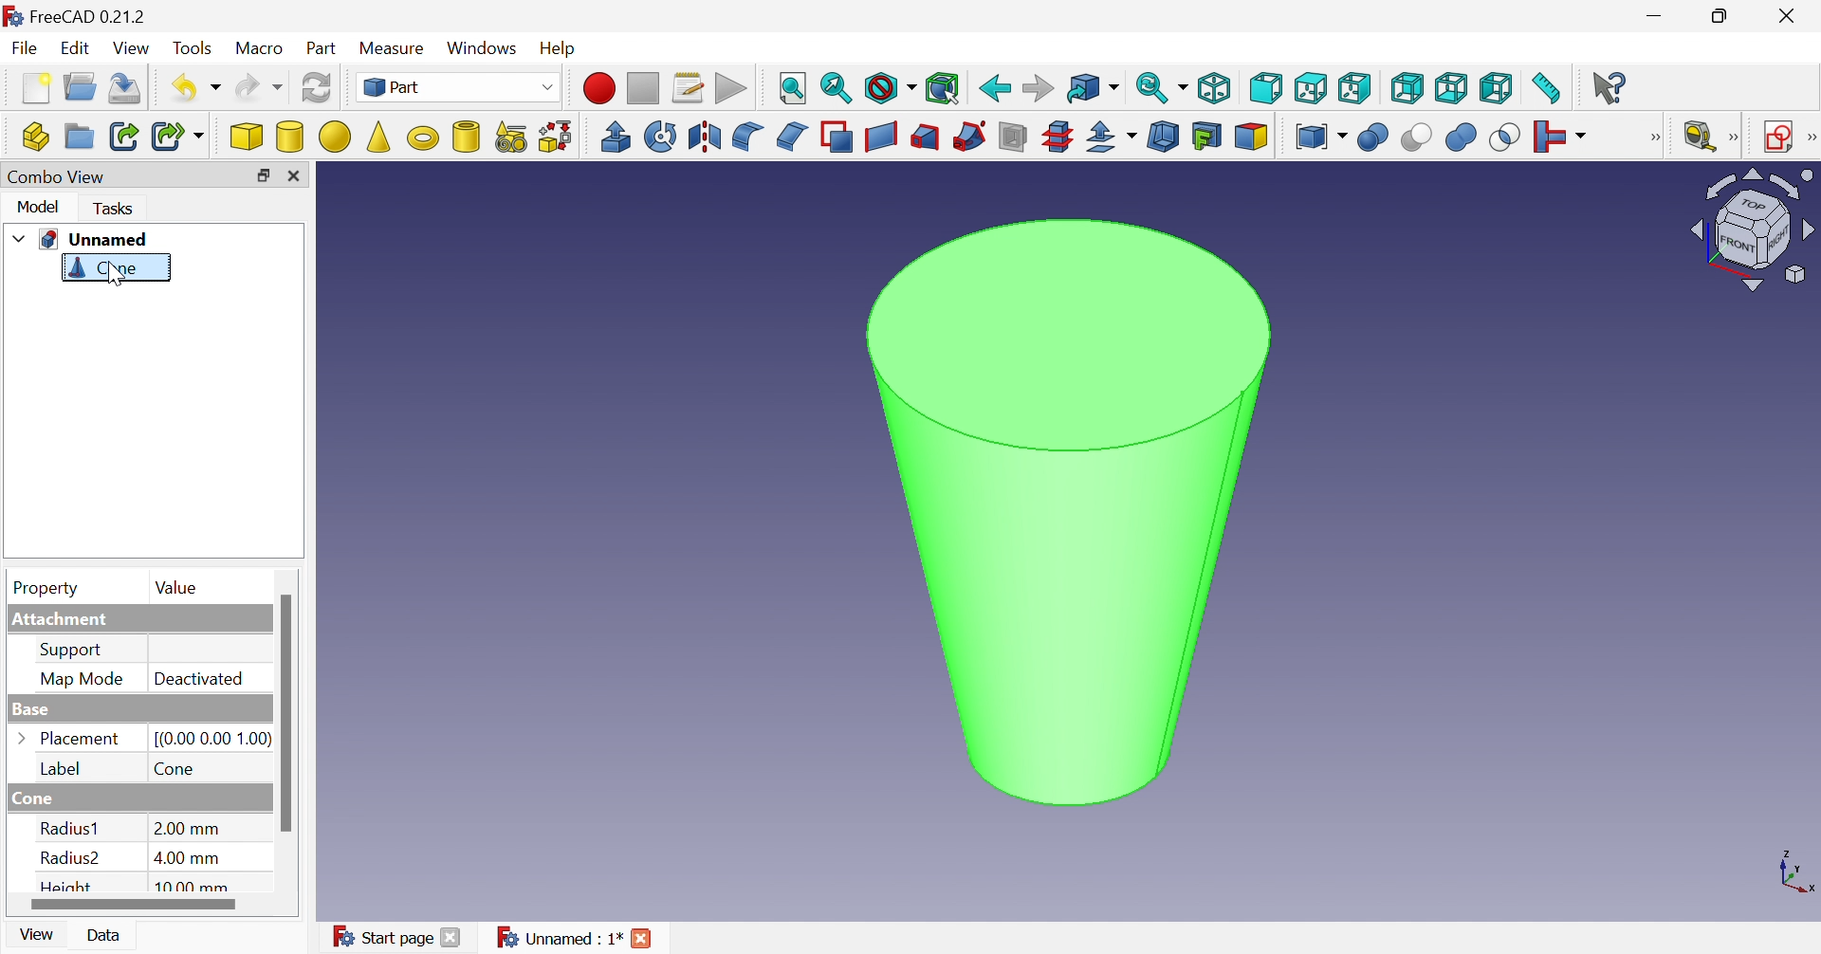 This screenshot has height=954, width=1821. Describe the element at coordinates (793, 137) in the screenshot. I see `Chamfer` at that location.